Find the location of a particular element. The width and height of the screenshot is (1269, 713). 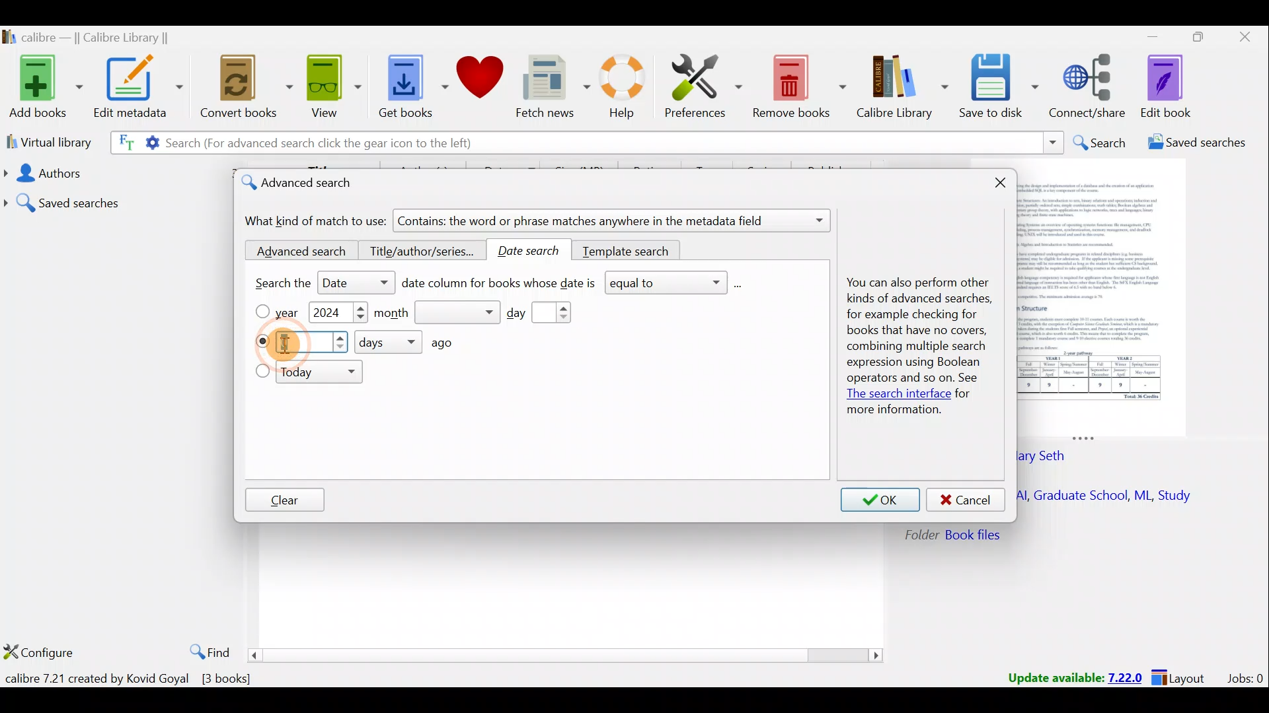

Connect/share is located at coordinates (1091, 87).